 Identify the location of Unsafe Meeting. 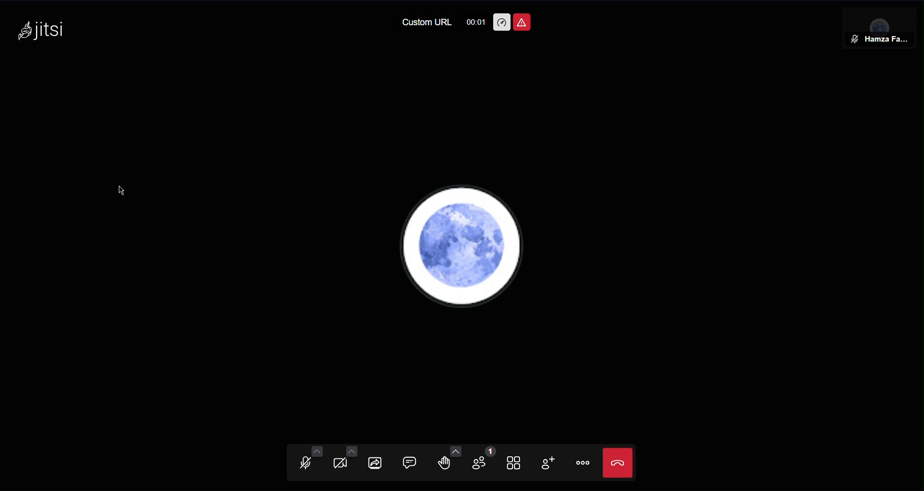
(522, 23).